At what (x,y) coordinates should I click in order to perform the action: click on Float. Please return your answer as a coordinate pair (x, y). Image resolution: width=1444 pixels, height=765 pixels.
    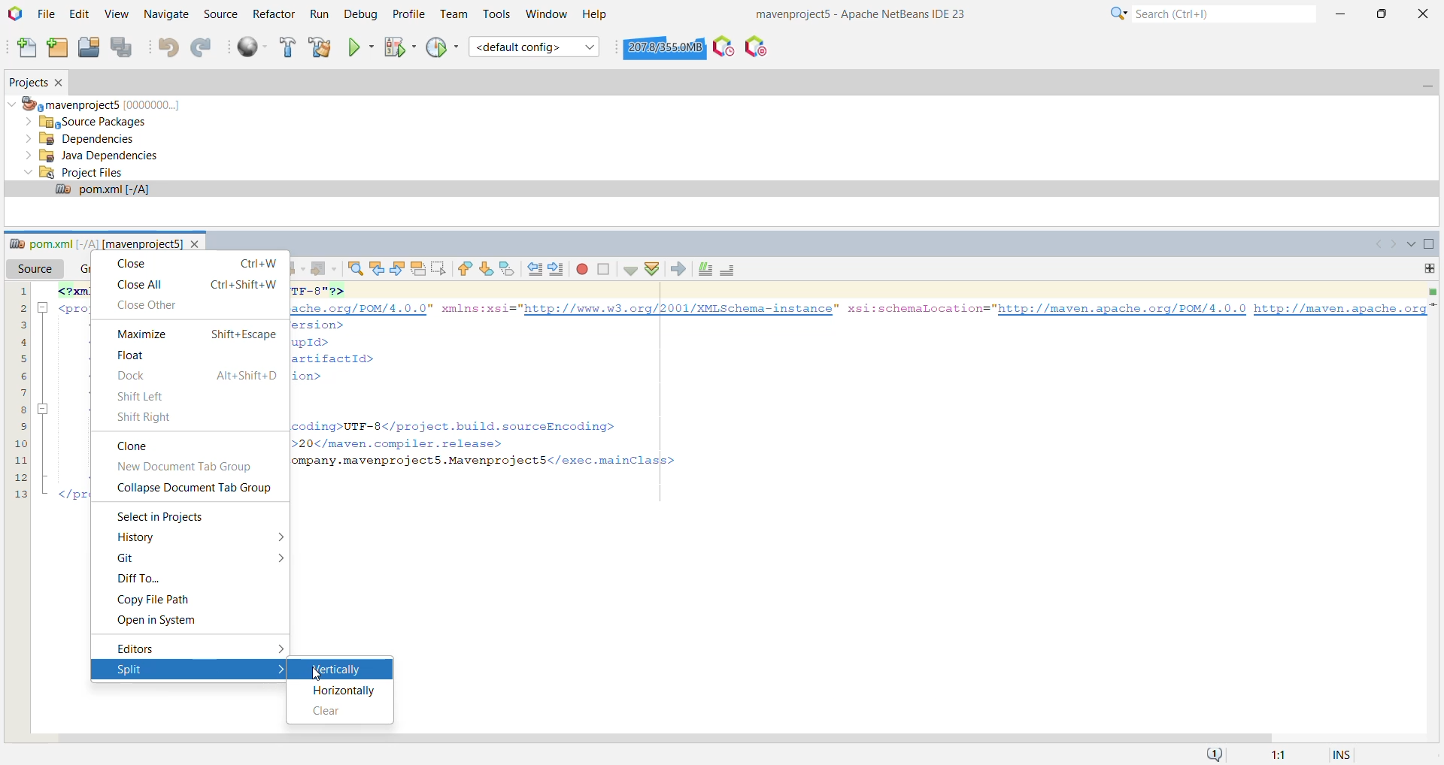
    Looking at the image, I should click on (138, 355).